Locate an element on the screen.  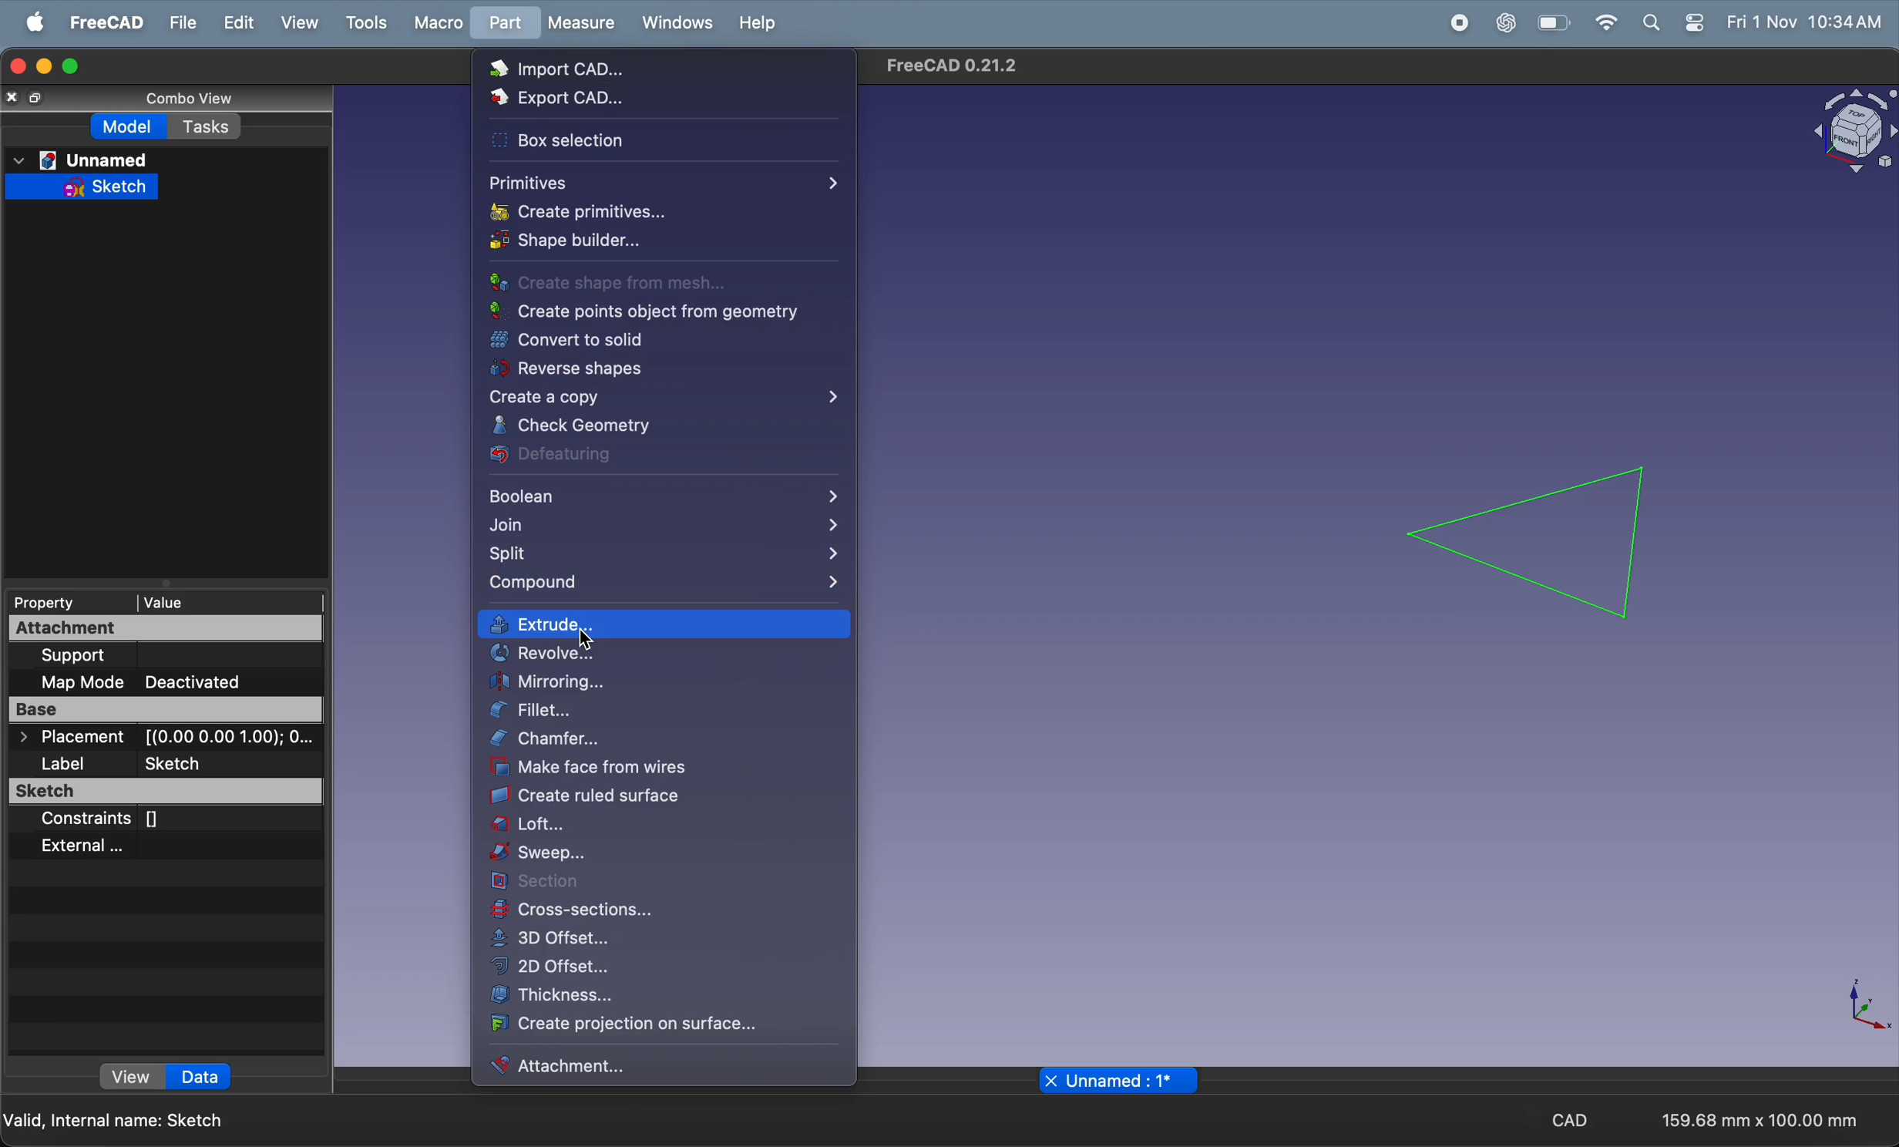
fillet is located at coordinates (663, 713).